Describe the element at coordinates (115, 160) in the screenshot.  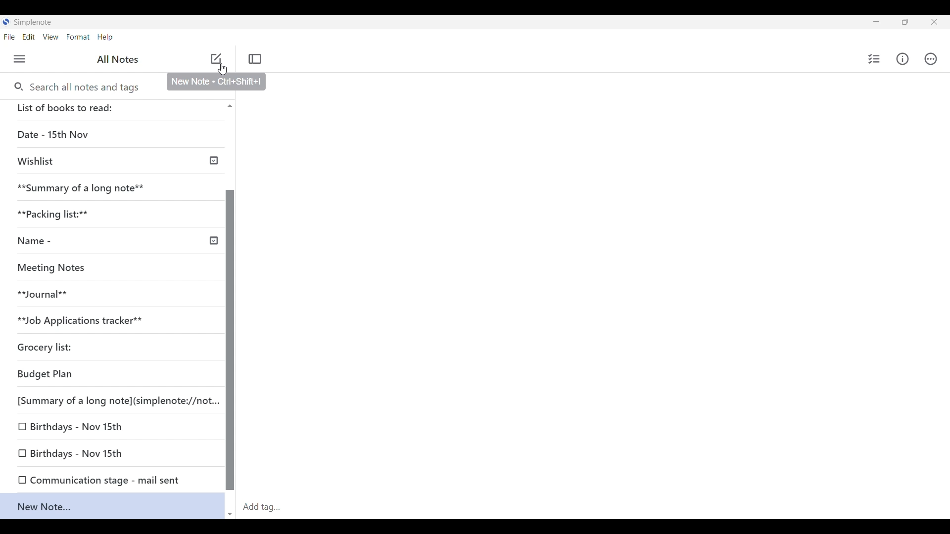
I see `Wishlist` at that location.